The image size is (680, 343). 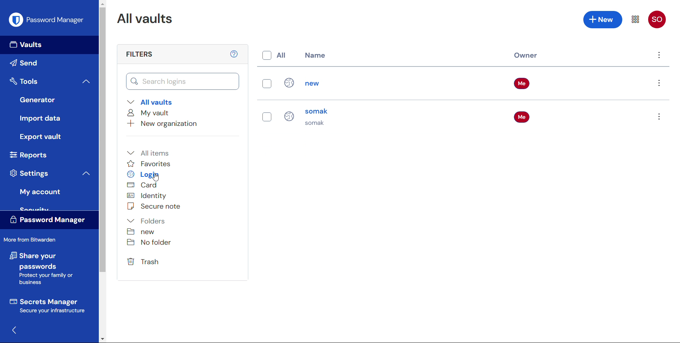 What do you see at coordinates (148, 113) in the screenshot?
I see `My vault ` at bounding box center [148, 113].